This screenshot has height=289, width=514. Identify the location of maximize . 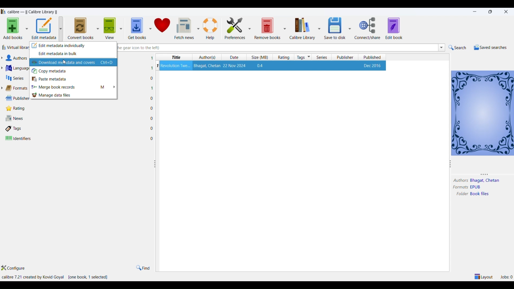
(491, 12).